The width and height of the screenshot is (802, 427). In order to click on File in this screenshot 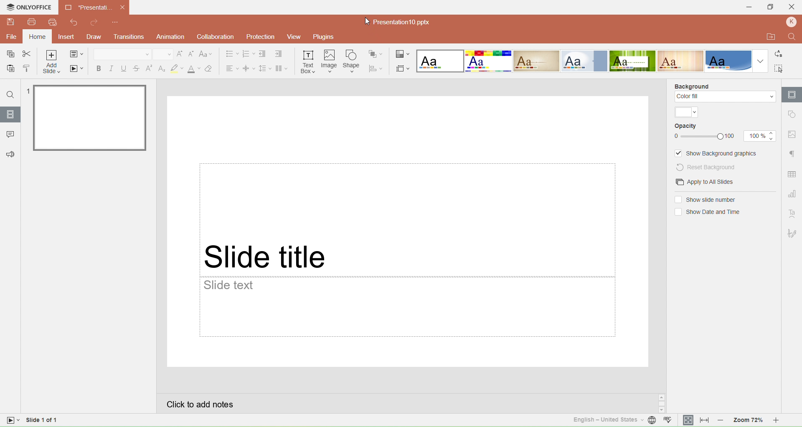, I will do `click(12, 37)`.